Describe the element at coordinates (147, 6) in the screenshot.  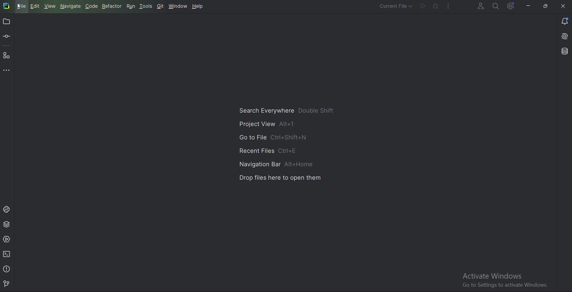
I see `Tools` at that location.